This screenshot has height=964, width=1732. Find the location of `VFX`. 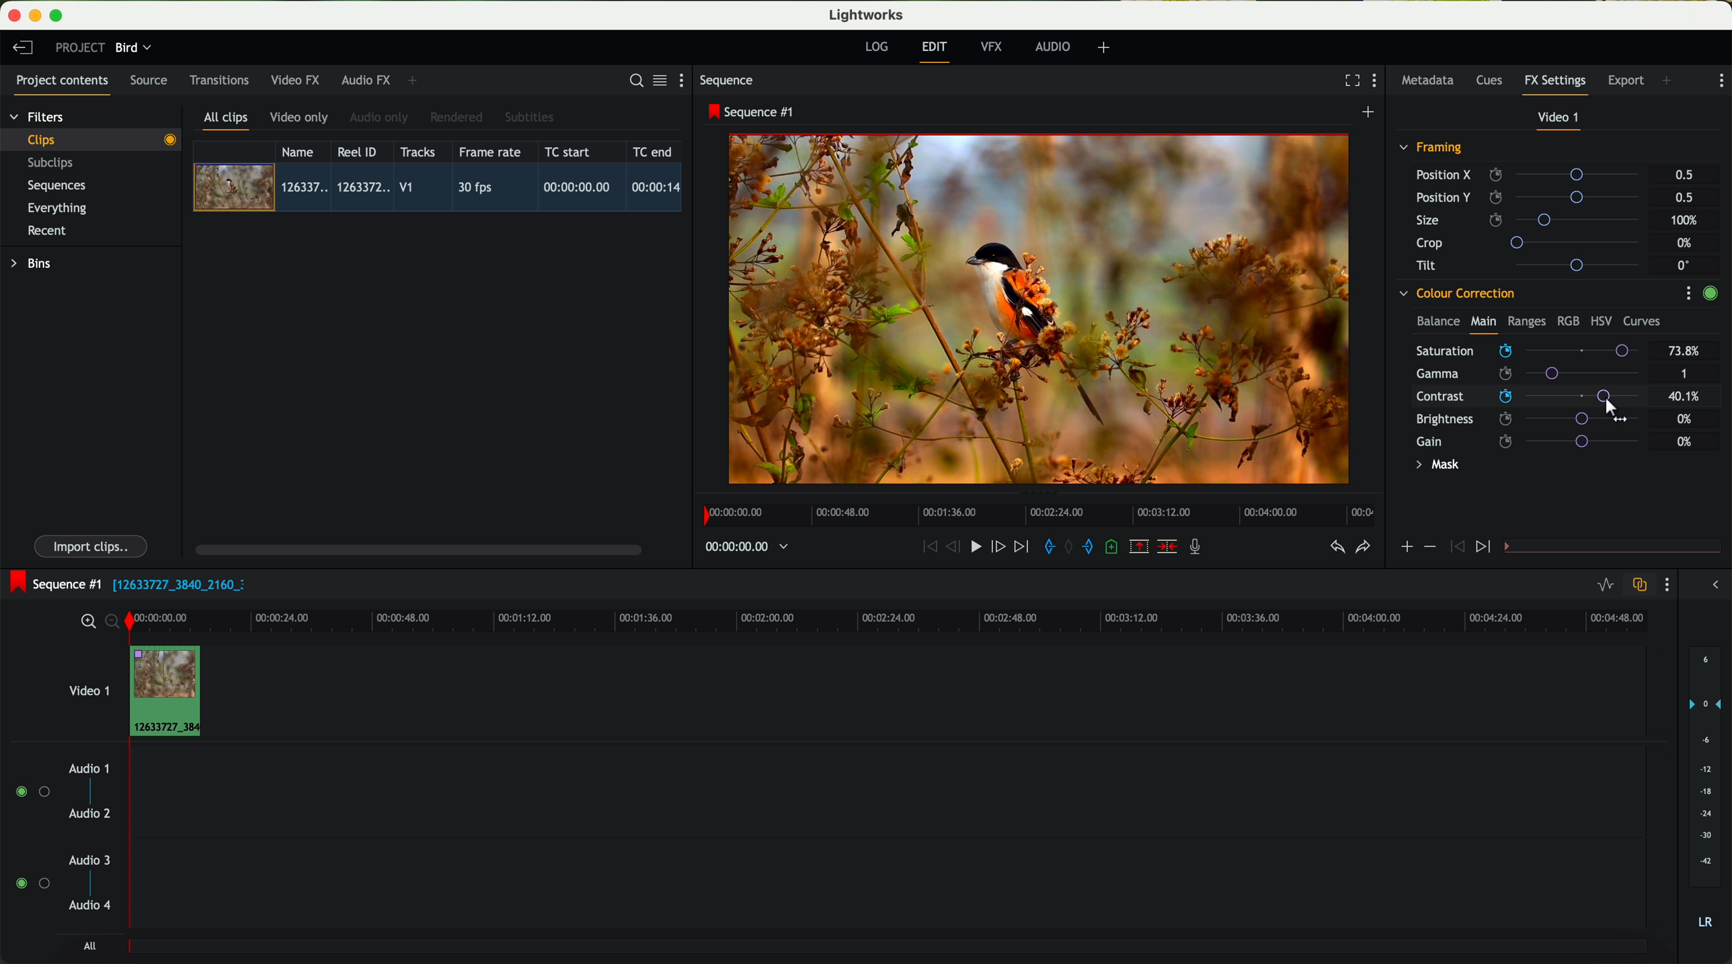

VFX is located at coordinates (994, 47).